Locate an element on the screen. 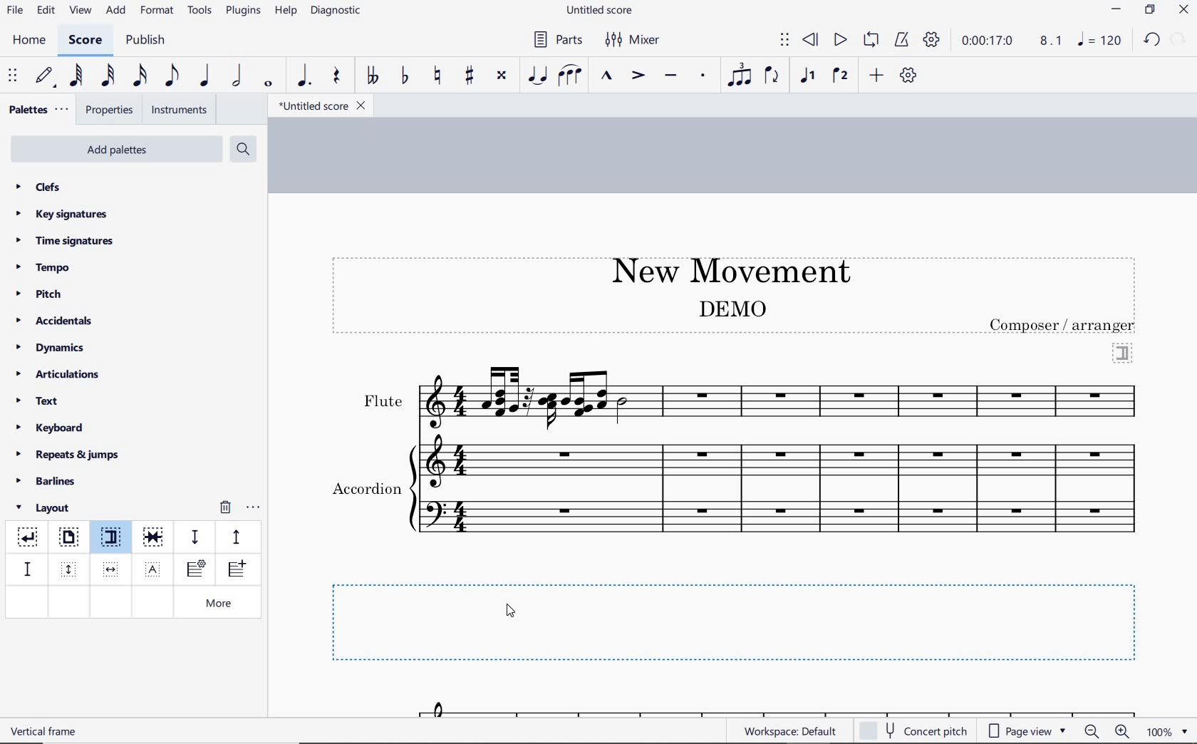 This screenshot has height=744, width=1197. 32nd note is located at coordinates (107, 76).